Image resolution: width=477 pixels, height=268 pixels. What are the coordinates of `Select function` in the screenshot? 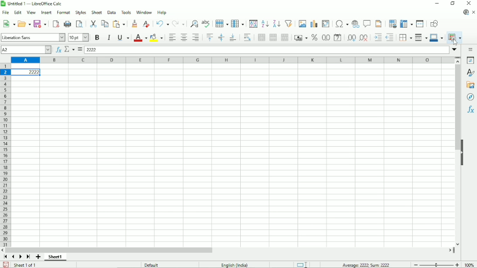 It's located at (69, 49).